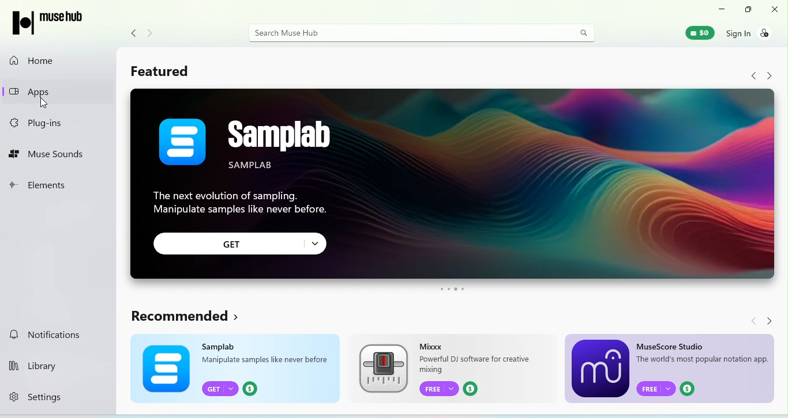 This screenshot has width=788, height=418. What do you see at coordinates (307, 145) in the screenshot?
I see `SAMPLAB` at bounding box center [307, 145].